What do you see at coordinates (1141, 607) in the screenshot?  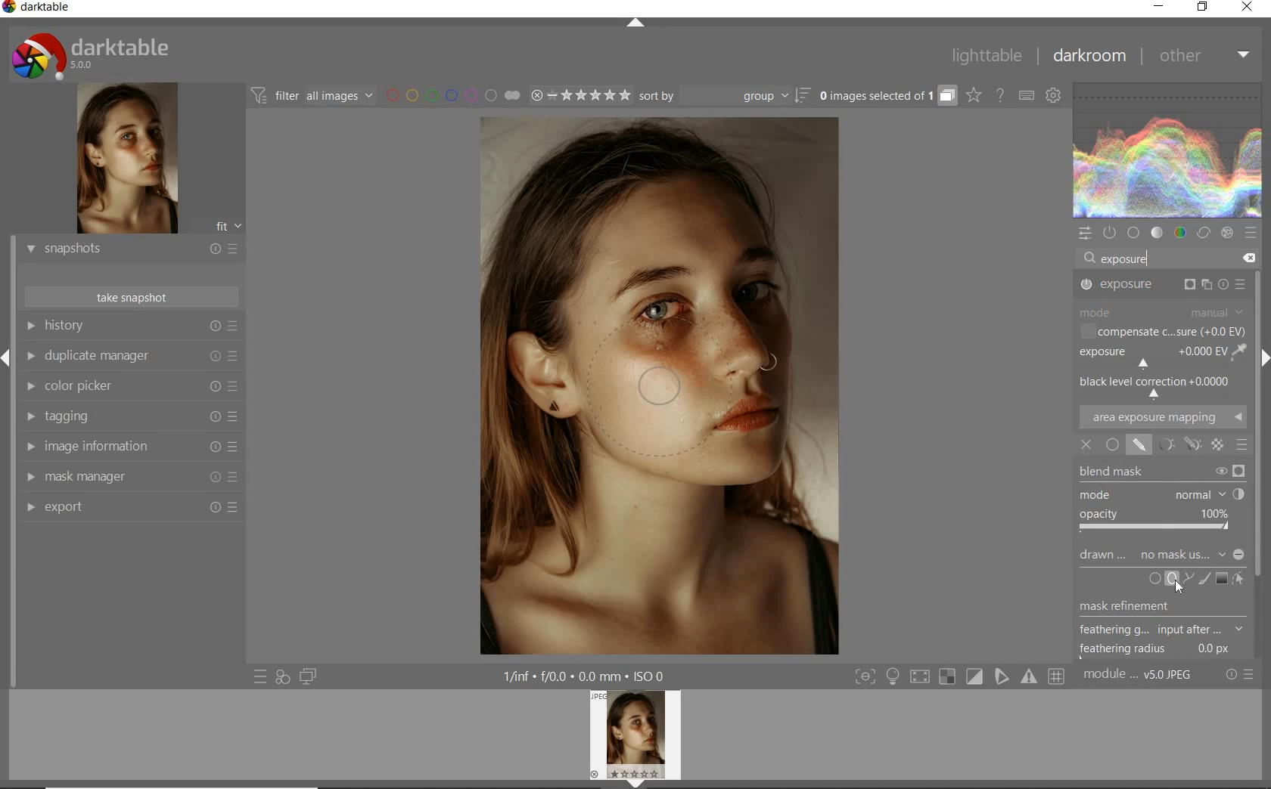 I see `MASK REFINEMENT` at bounding box center [1141, 607].